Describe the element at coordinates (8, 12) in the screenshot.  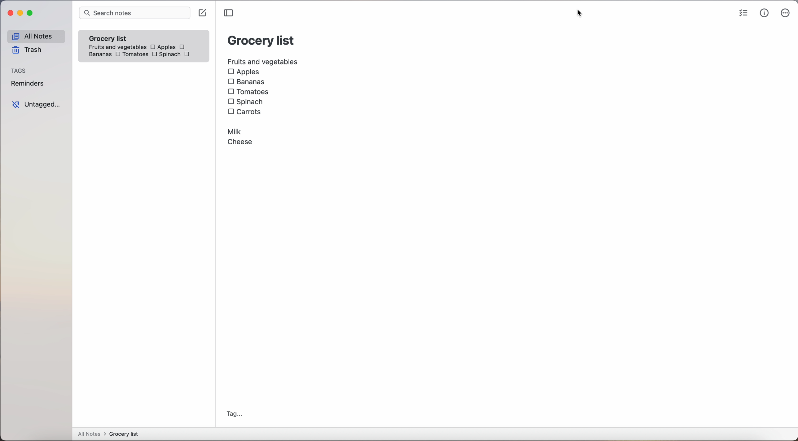
I see `close app` at that location.